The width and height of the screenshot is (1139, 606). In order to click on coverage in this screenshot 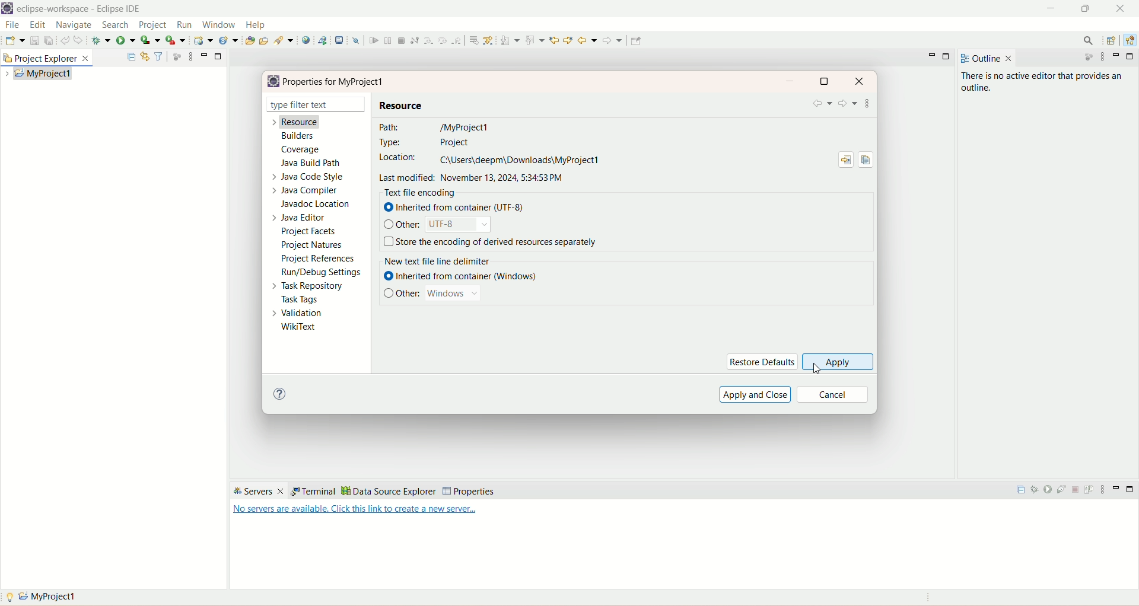, I will do `click(150, 40)`.